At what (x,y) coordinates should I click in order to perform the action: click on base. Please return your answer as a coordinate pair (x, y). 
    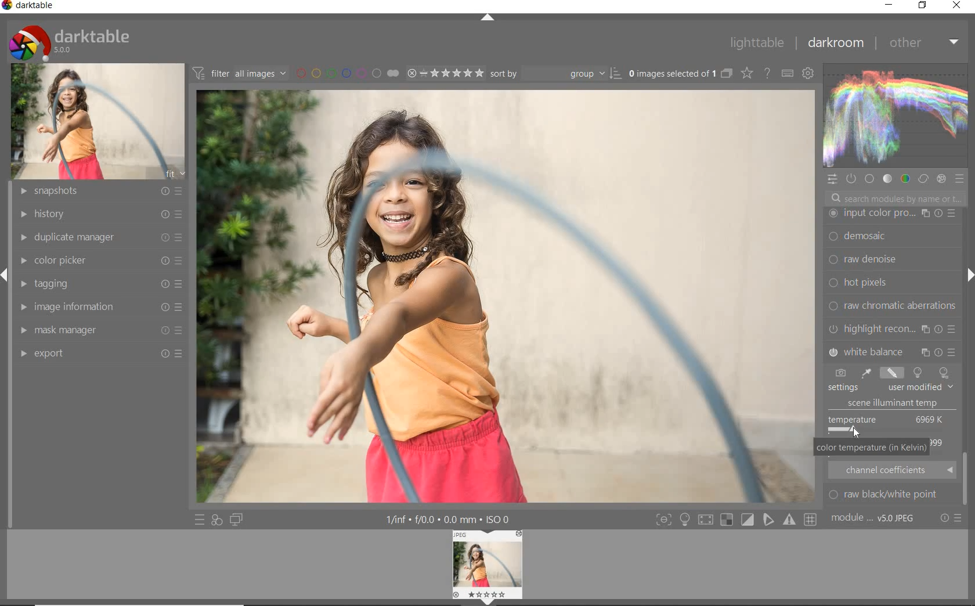
    Looking at the image, I should click on (871, 180).